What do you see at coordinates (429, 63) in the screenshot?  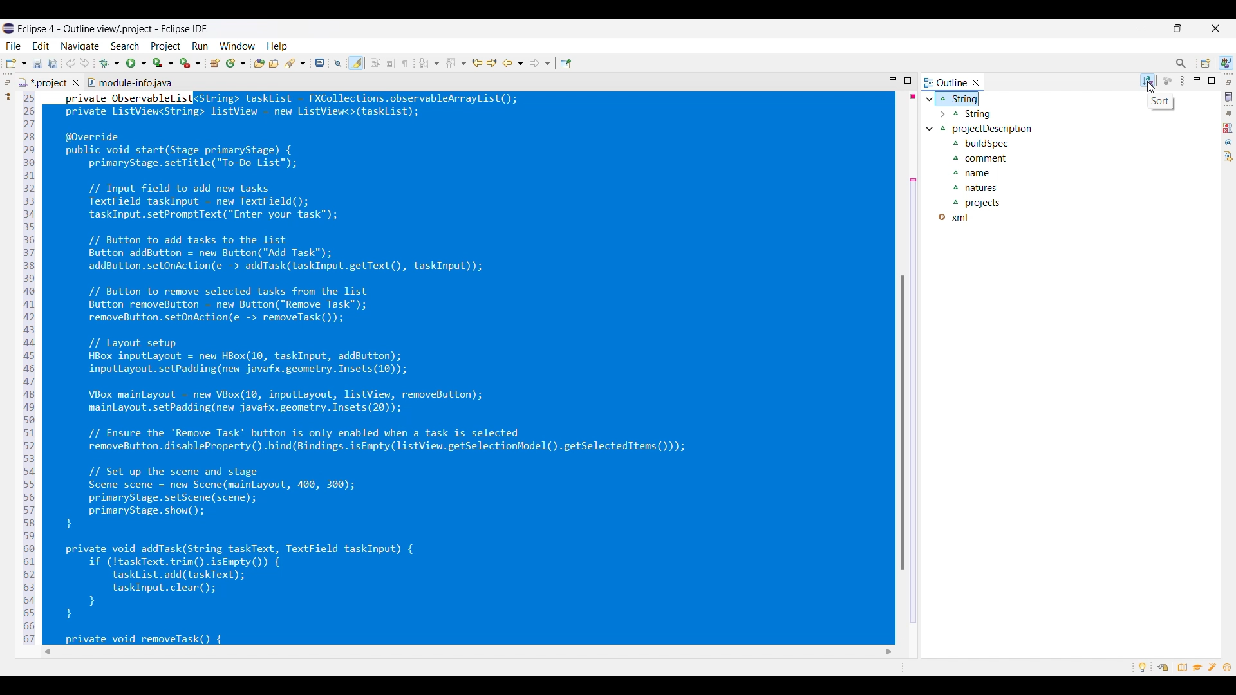 I see `Next annotation` at bounding box center [429, 63].